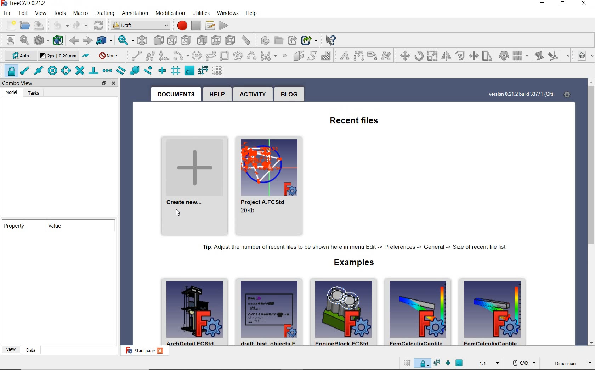 Image resolution: width=595 pixels, height=370 pixels. What do you see at coordinates (76, 26) in the screenshot?
I see `redo` at bounding box center [76, 26].